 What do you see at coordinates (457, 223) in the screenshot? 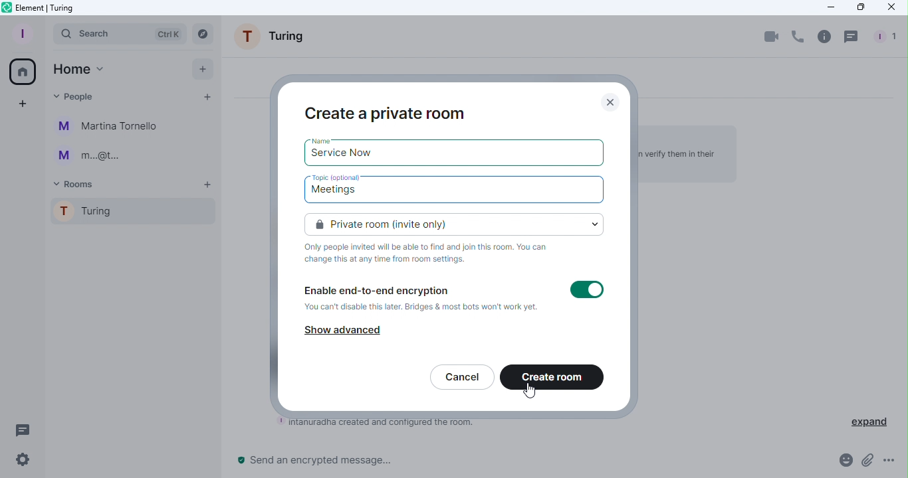
I see `Private room` at bounding box center [457, 223].